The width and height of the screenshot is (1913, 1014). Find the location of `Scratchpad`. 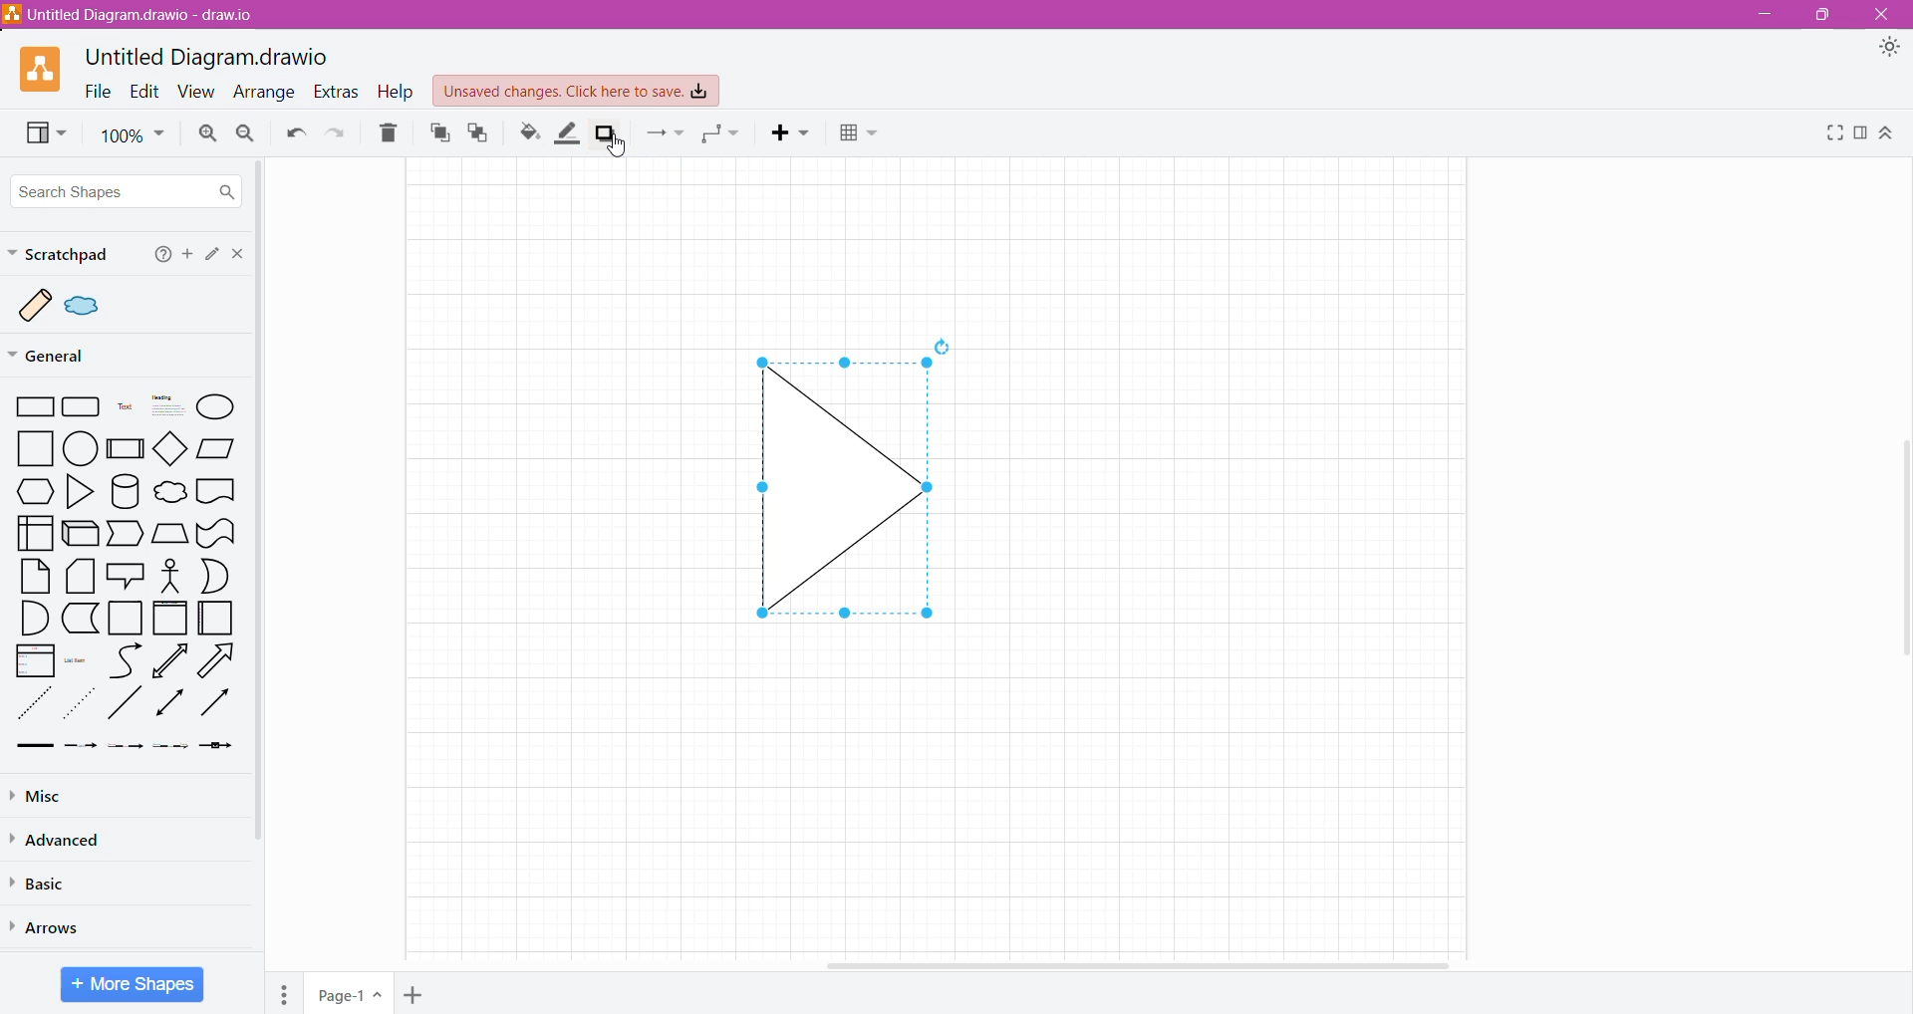

Scratchpad is located at coordinates (60, 253).